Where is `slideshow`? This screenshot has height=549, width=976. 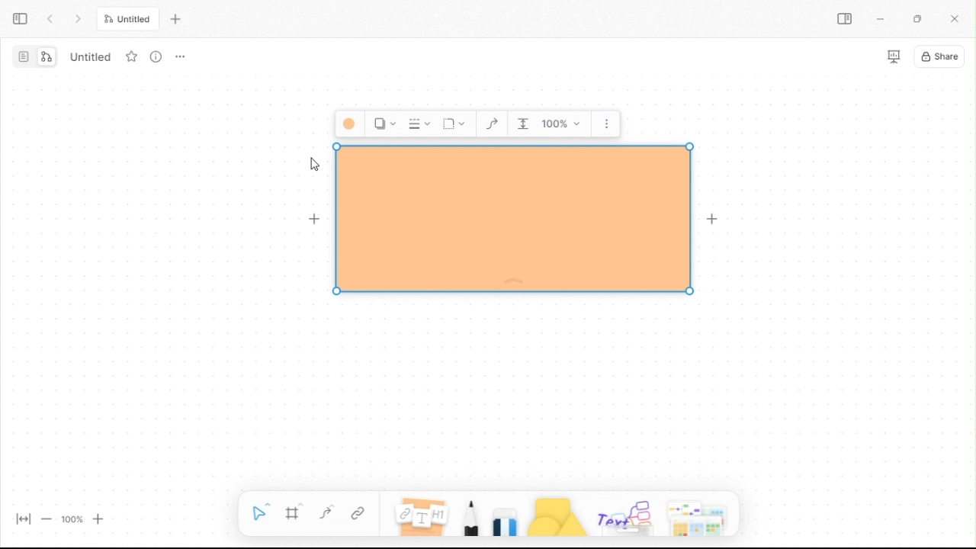 slideshow is located at coordinates (891, 56).